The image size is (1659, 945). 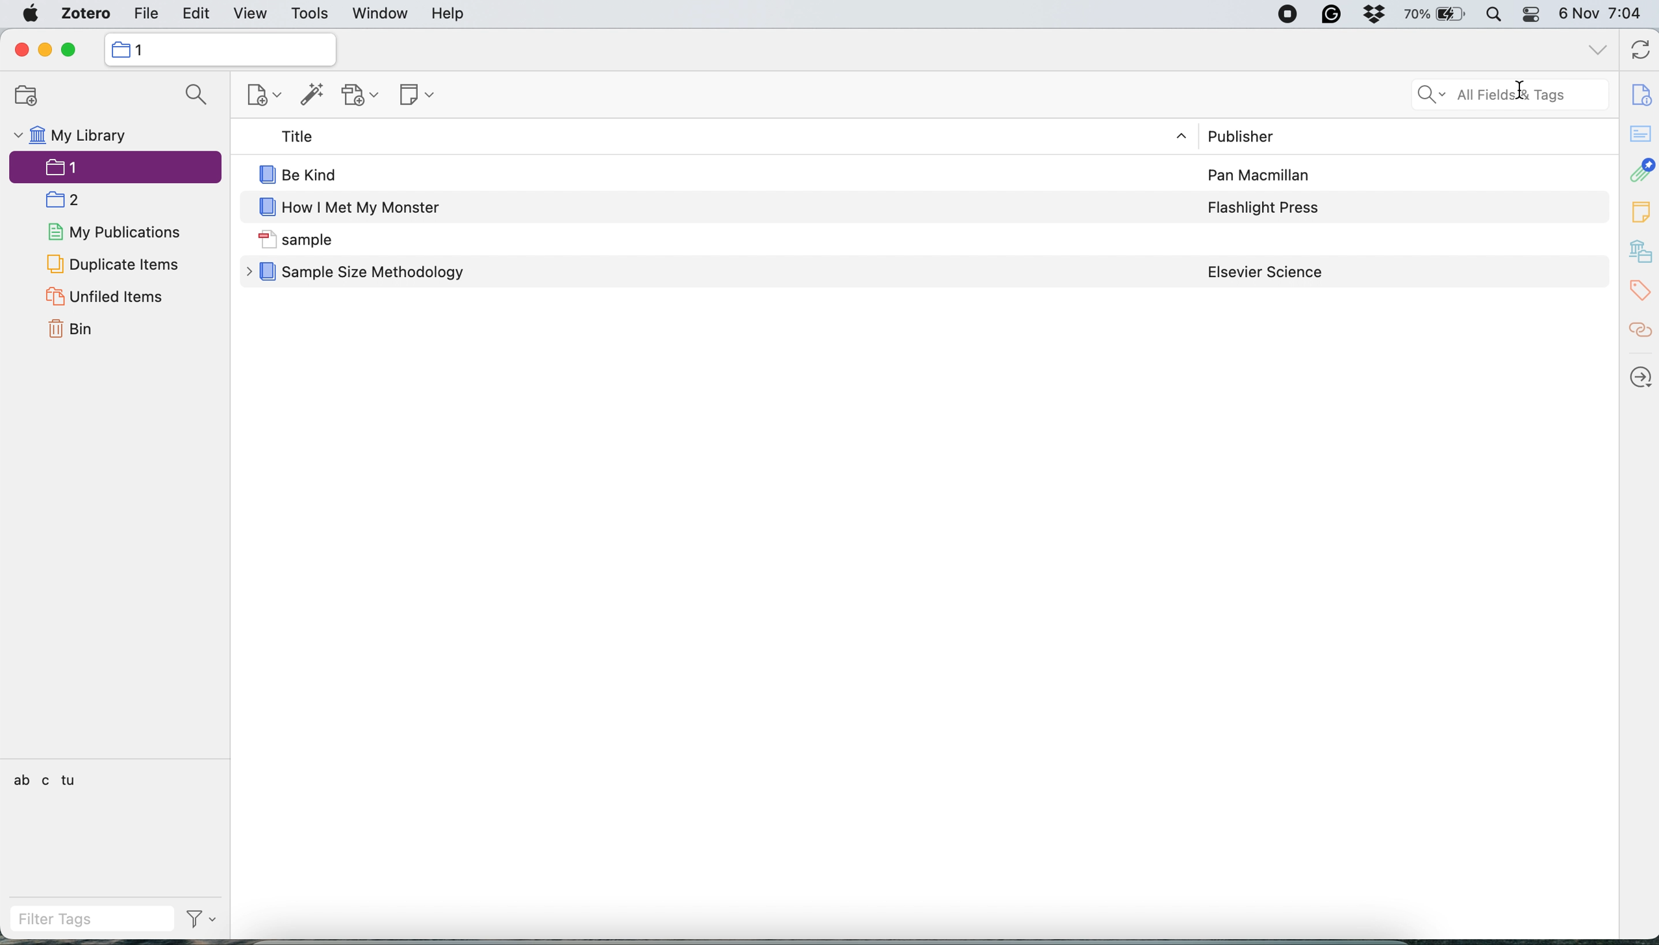 What do you see at coordinates (377, 274) in the screenshot?
I see `Sample Size Methodology` at bounding box center [377, 274].